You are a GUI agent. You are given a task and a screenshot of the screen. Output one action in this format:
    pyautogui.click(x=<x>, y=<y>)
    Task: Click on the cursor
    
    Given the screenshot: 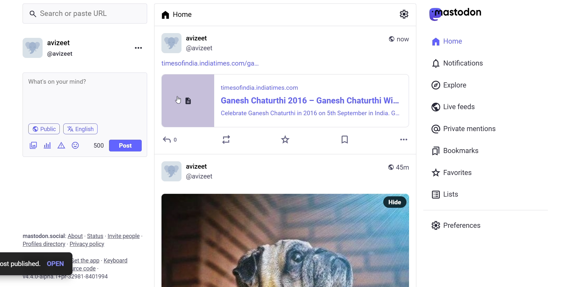 What is the action you would take?
    pyautogui.click(x=181, y=101)
    